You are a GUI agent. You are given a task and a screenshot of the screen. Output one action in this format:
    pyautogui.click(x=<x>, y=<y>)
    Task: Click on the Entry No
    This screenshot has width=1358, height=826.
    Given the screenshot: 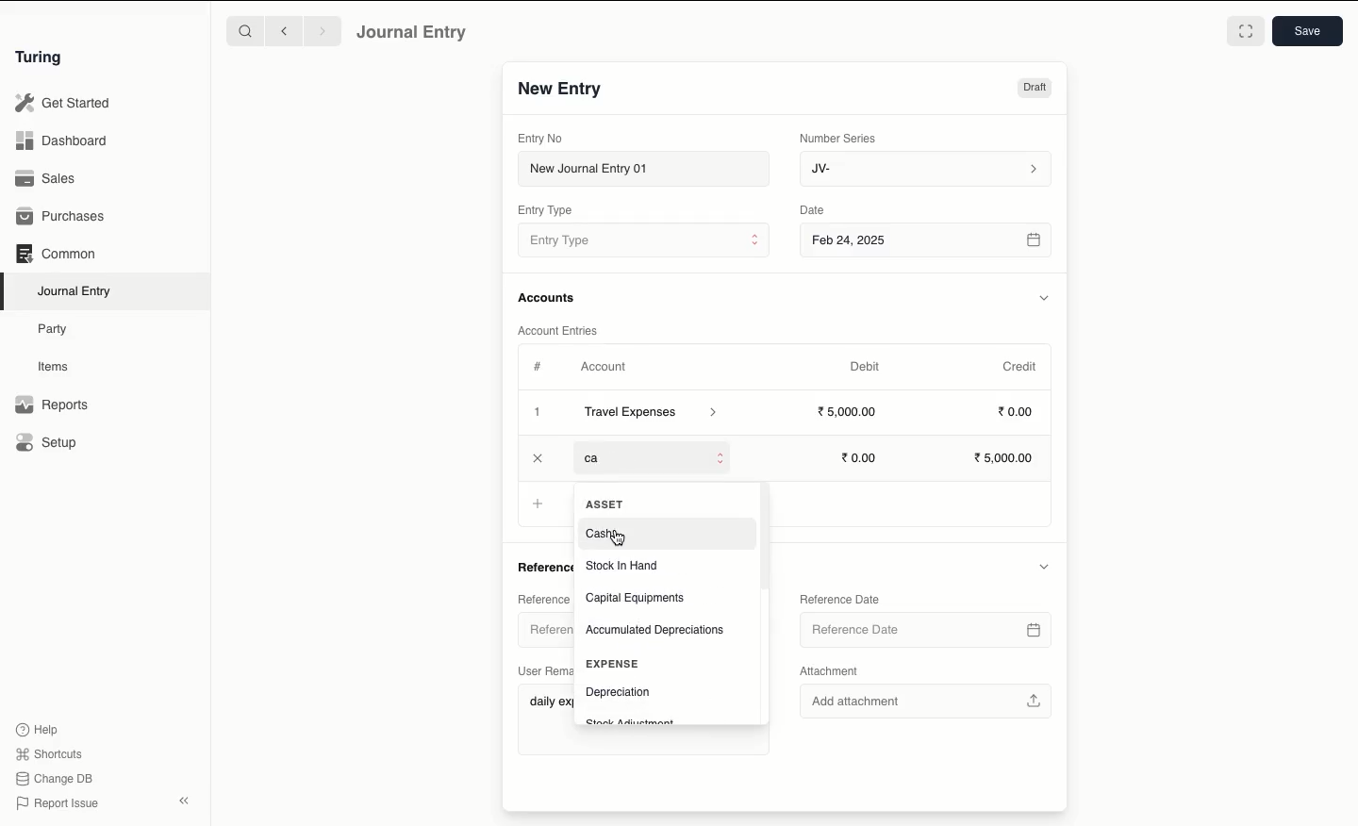 What is the action you would take?
    pyautogui.click(x=540, y=139)
    